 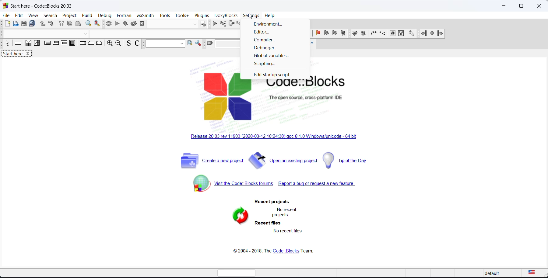 What do you see at coordinates (198, 43) in the screenshot?
I see `settings` at bounding box center [198, 43].